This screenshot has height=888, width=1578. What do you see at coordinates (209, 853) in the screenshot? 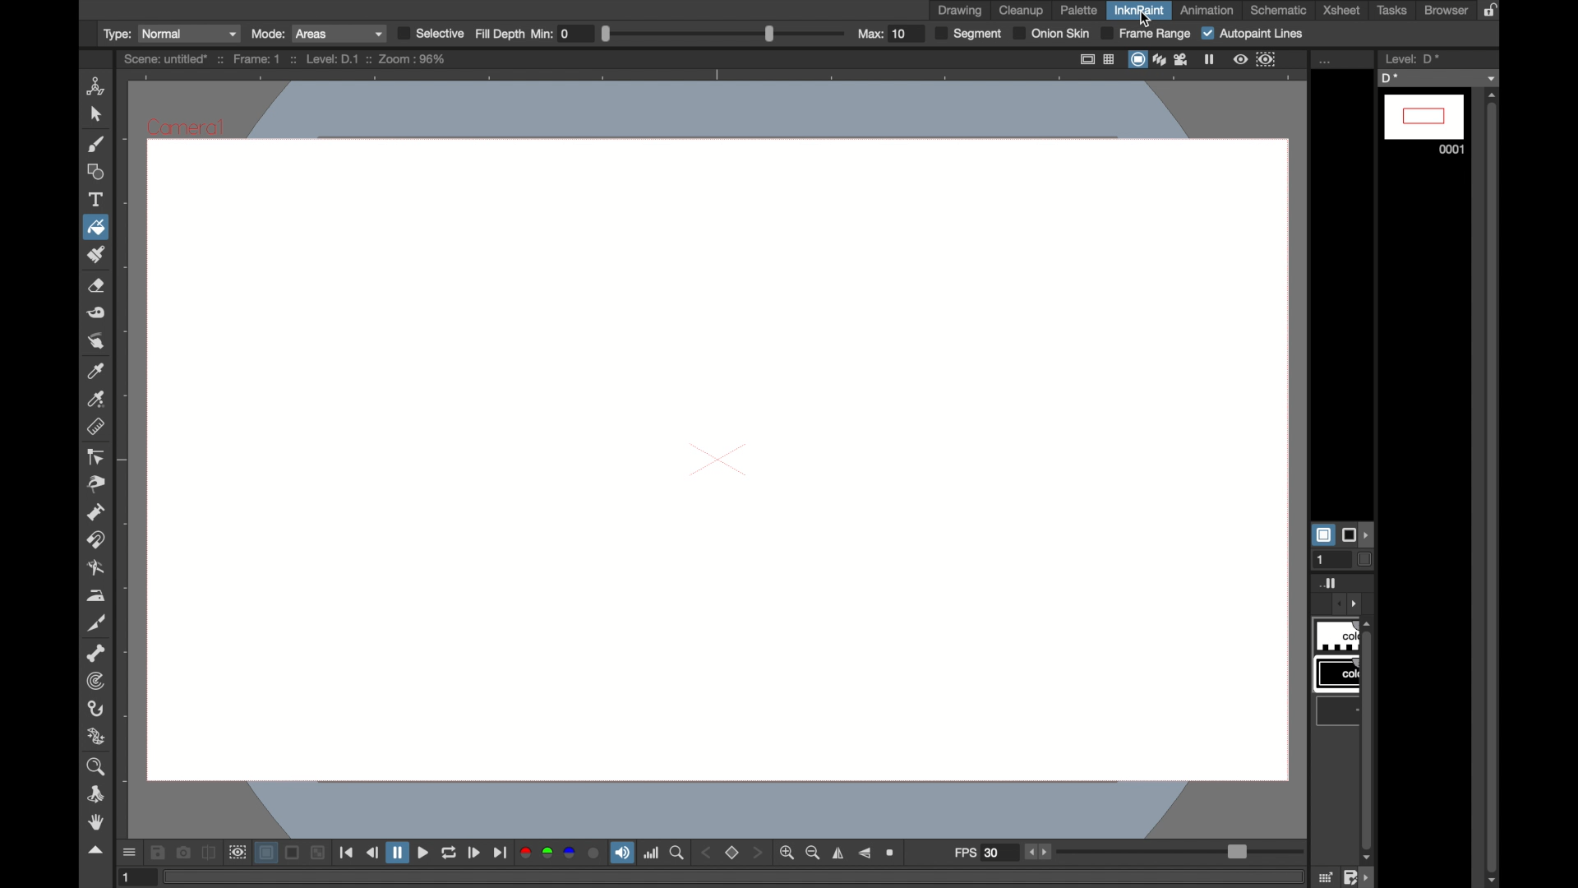
I see `compare to snapshot` at bounding box center [209, 853].